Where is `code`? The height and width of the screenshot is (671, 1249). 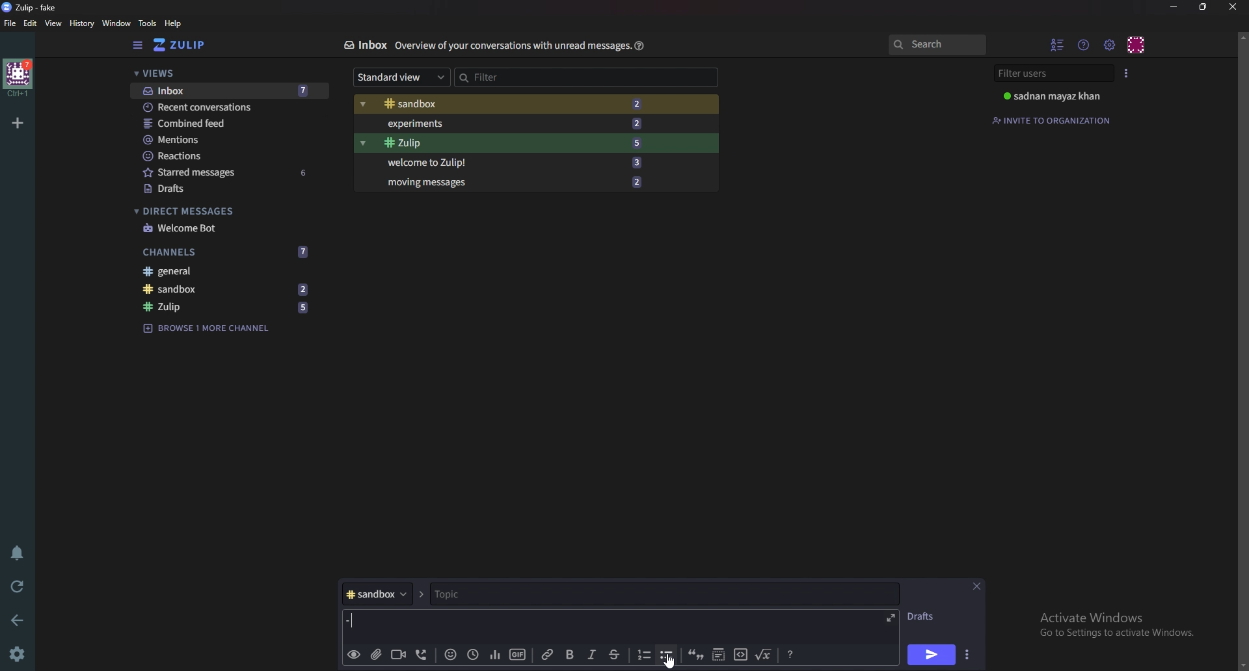
code is located at coordinates (740, 653).